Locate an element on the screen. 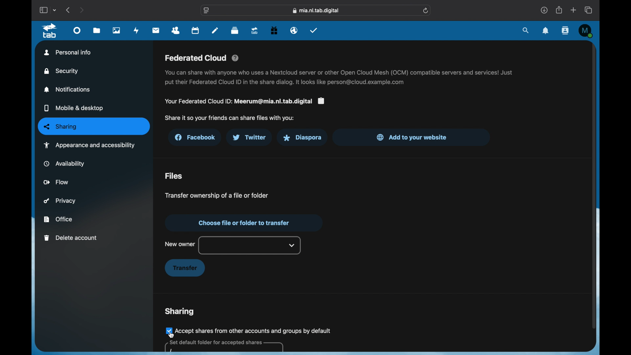  search is located at coordinates (526, 31).